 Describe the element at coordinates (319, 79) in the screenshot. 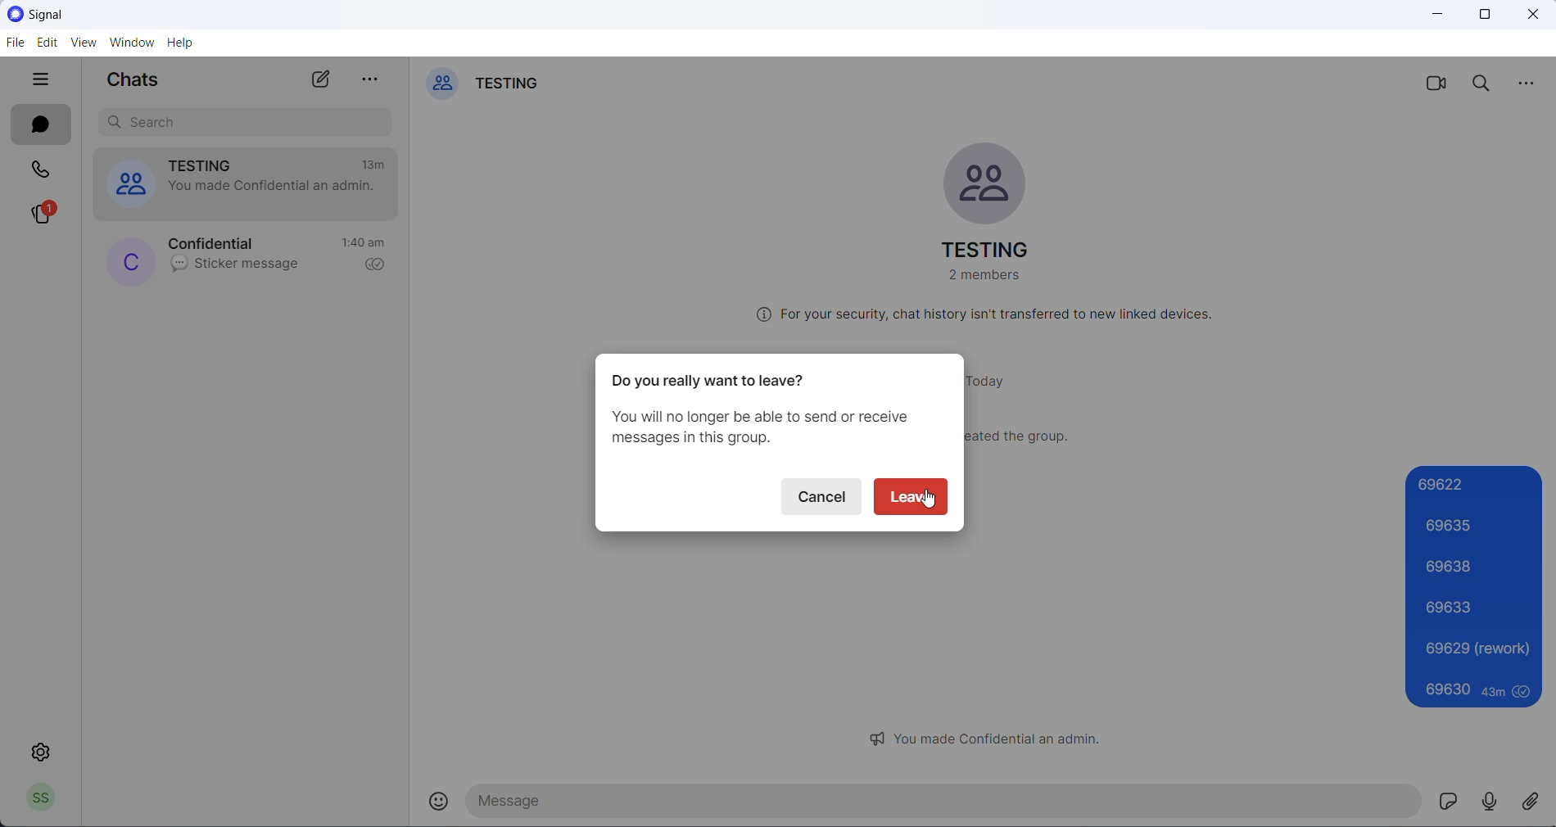

I see `new chat` at that location.